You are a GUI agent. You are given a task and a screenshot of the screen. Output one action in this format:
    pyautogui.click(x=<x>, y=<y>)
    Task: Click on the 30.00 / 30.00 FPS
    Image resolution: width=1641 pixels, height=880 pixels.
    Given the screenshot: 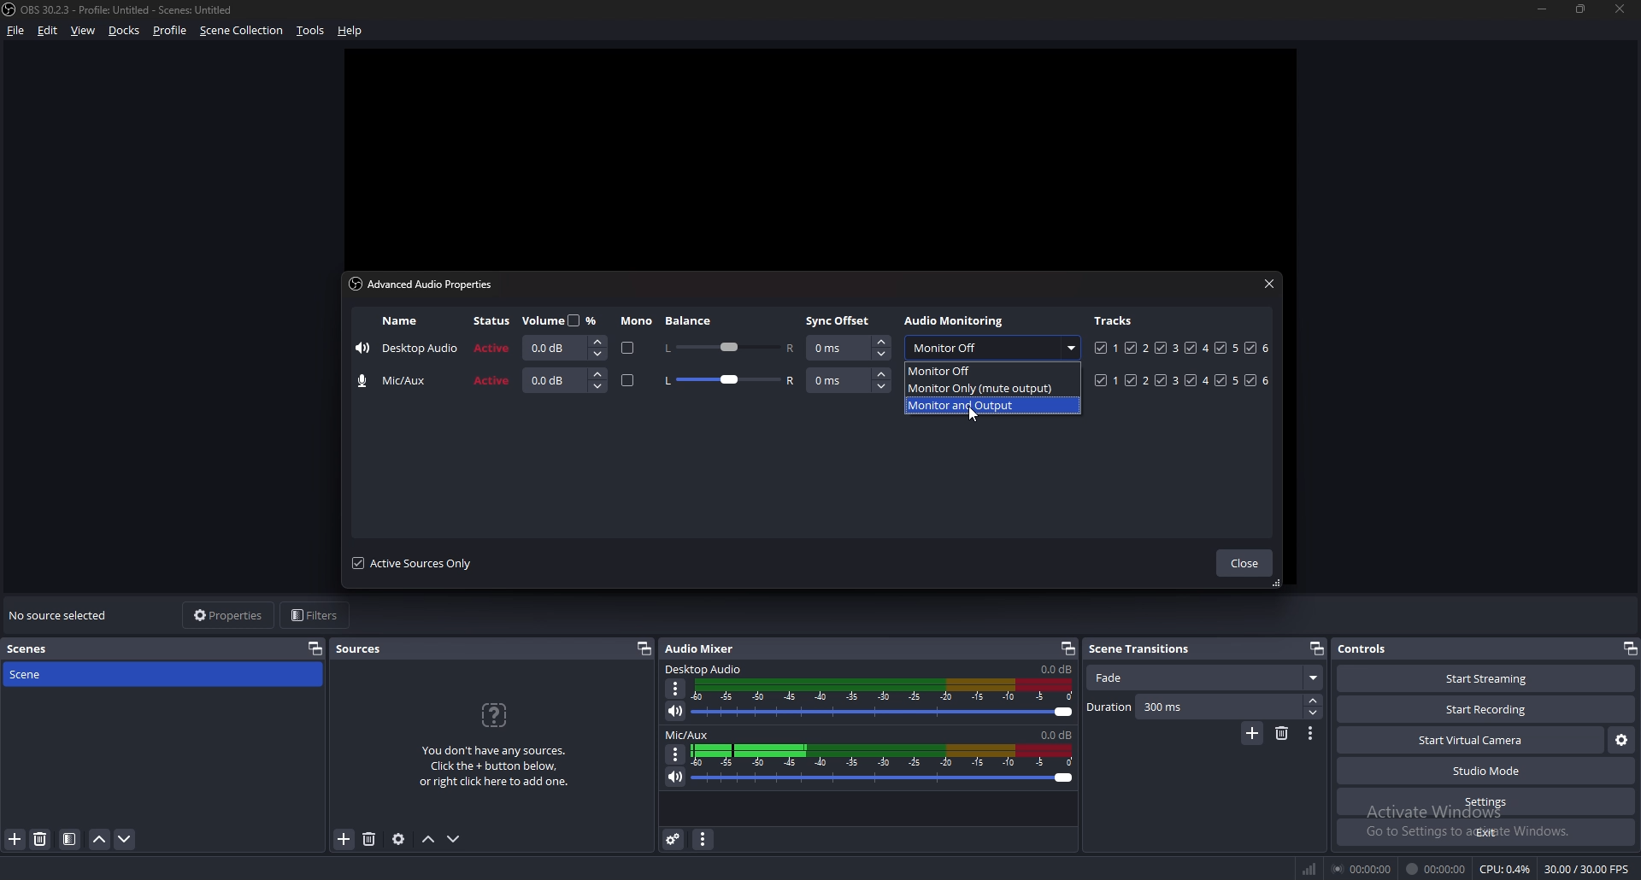 What is the action you would take?
    pyautogui.click(x=1585, y=869)
    